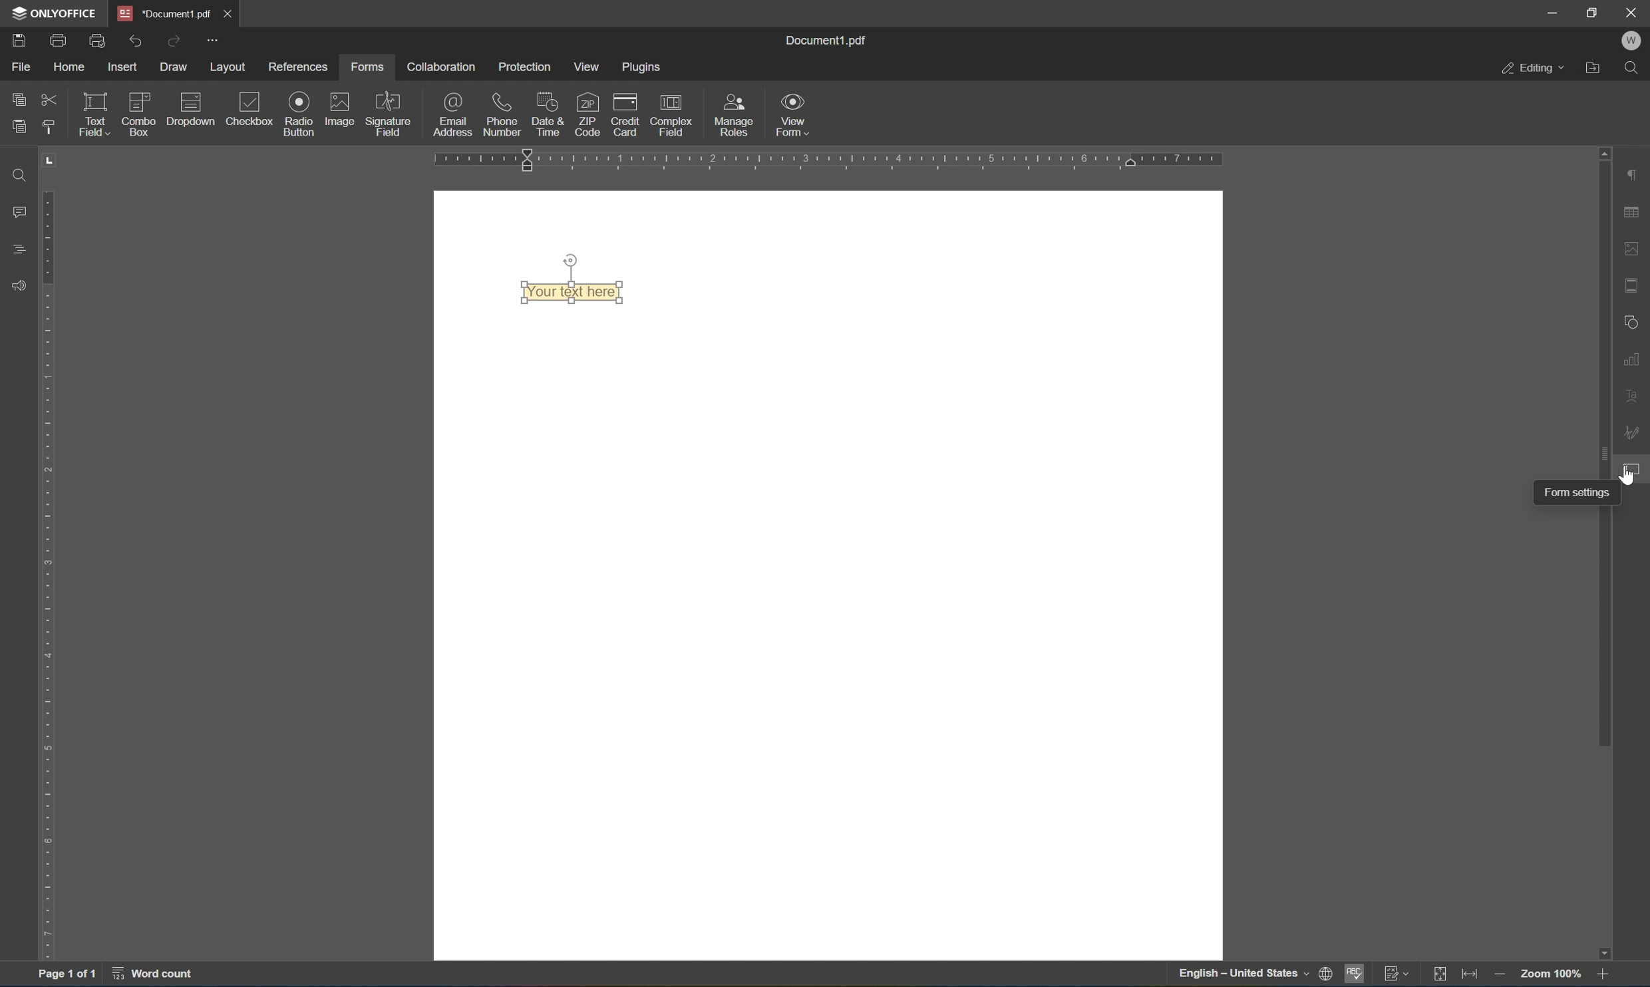  What do you see at coordinates (15, 98) in the screenshot?
I see `copy` at bounding box center [15, 98].